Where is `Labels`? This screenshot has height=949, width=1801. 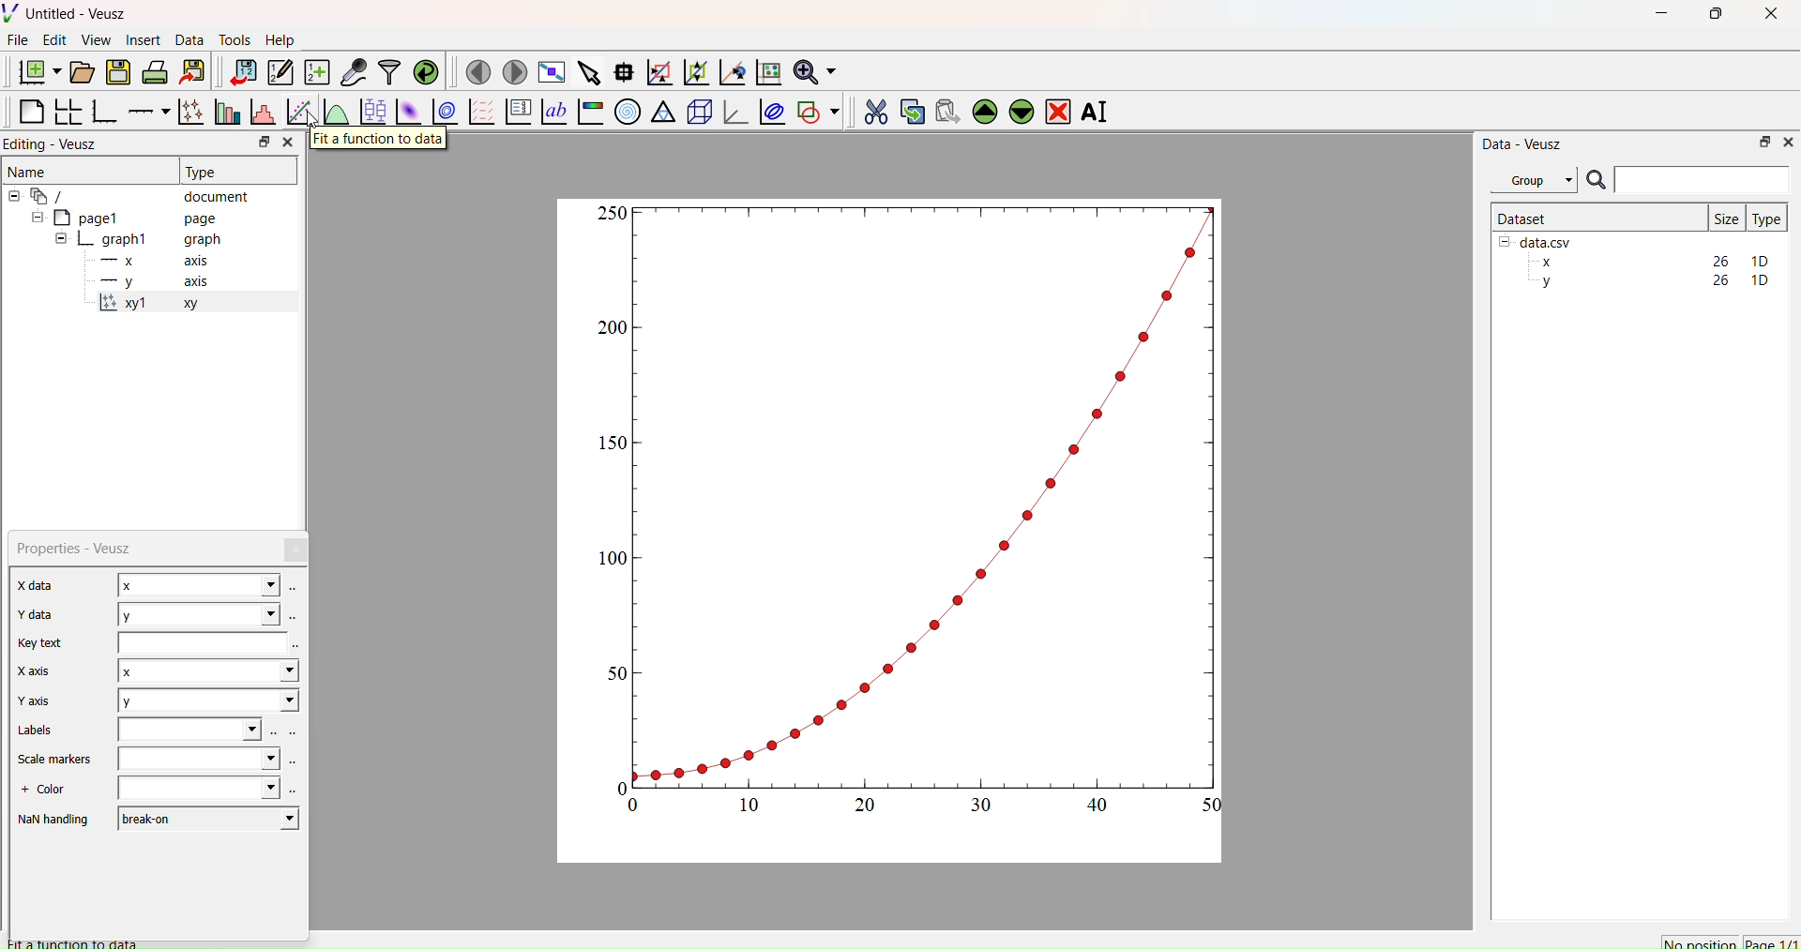
Labels is located at coordinates (37, 729).